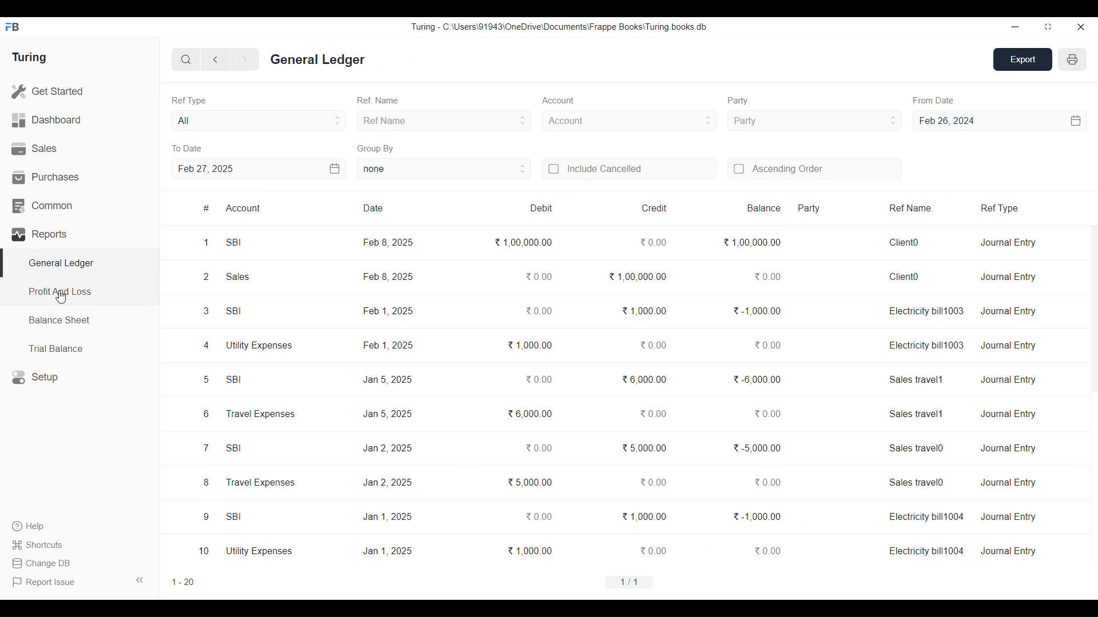 The height and width of the screenshot is (617, 1098). Describe the element at coordinates (387, 551) in the screenshot. I see `Jan 1, 2025` at that location.